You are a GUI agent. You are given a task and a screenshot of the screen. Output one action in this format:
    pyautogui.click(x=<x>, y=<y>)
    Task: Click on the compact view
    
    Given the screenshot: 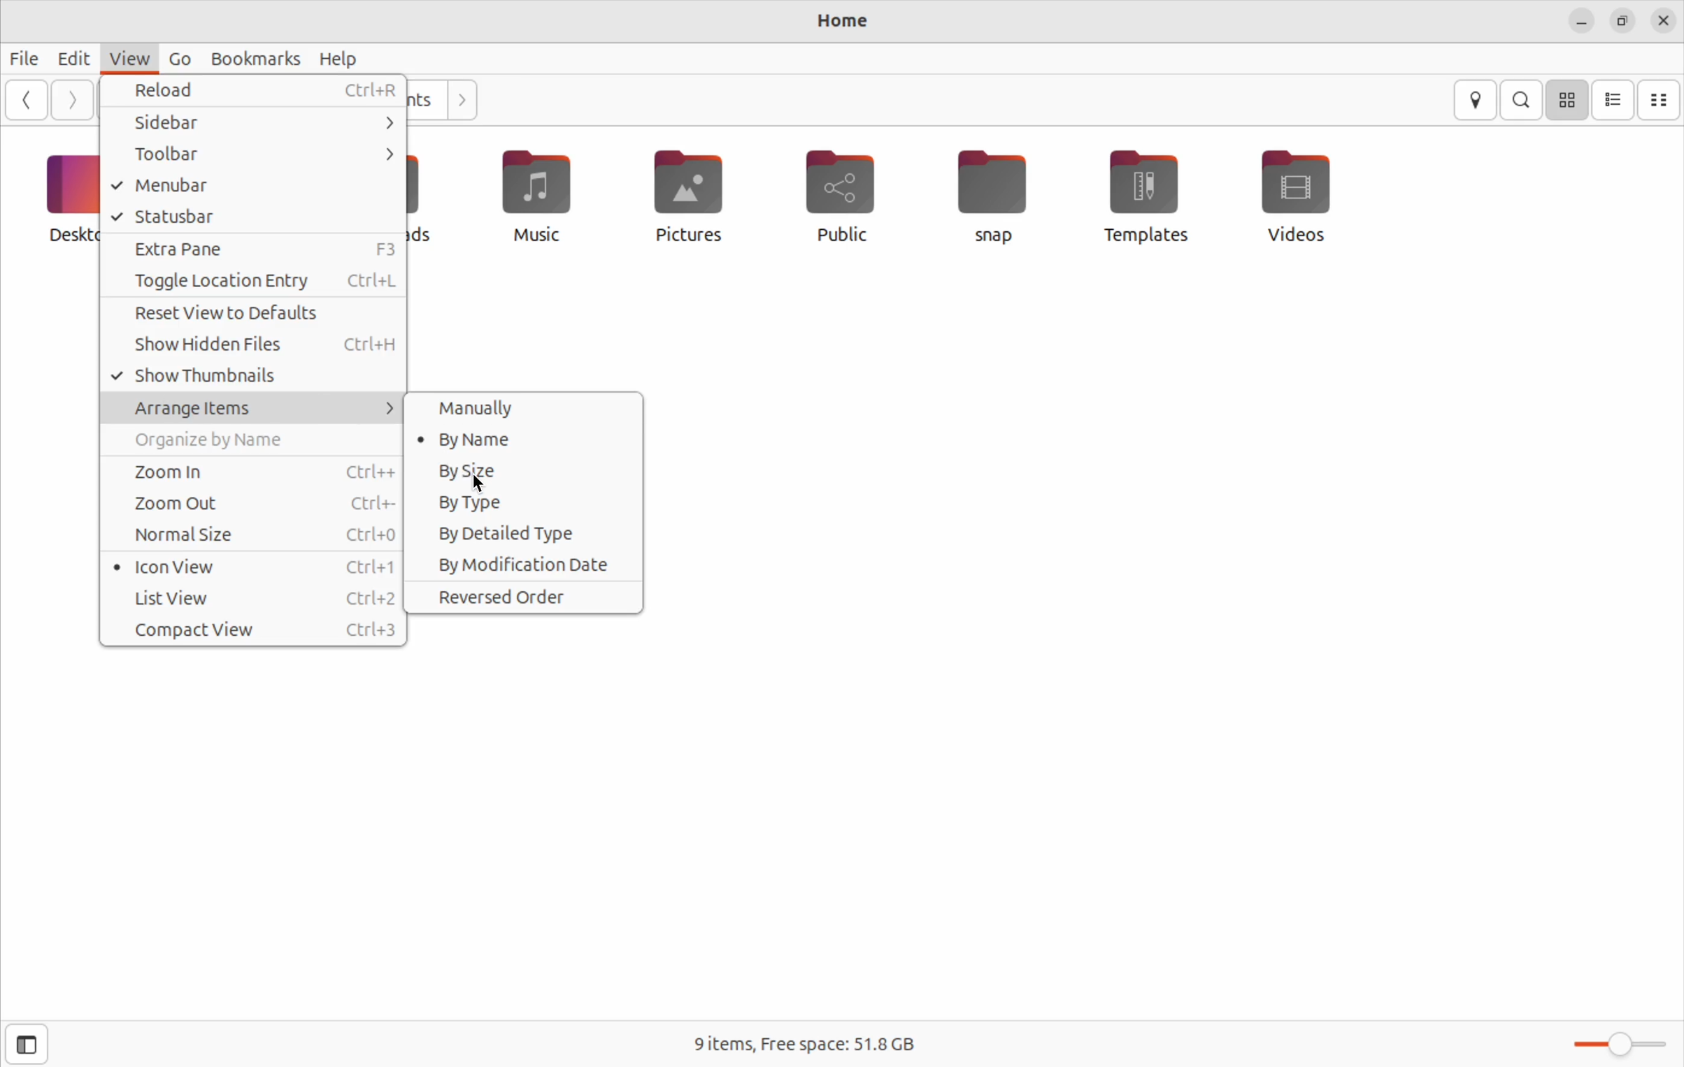 What is the action you would take?
    pyautogui.click(x=1661, y=98)
    